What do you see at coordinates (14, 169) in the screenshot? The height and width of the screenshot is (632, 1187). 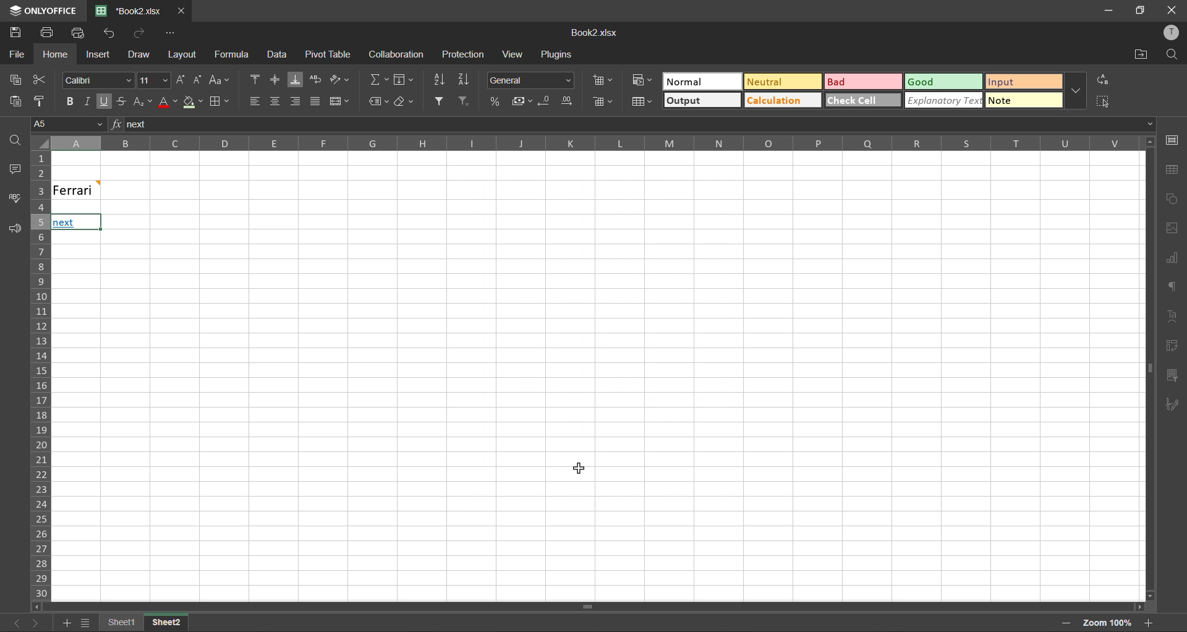 I see `comments` at bounding box center [14, 169].